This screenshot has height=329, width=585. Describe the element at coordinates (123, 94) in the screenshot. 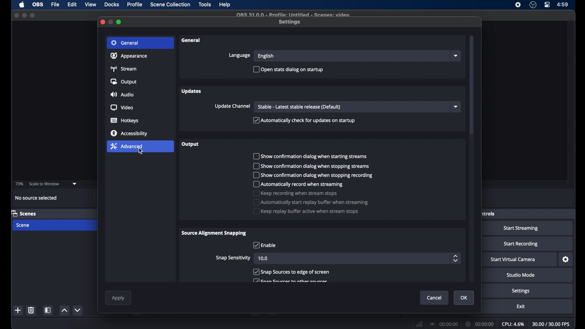

I see `audio` at that location.